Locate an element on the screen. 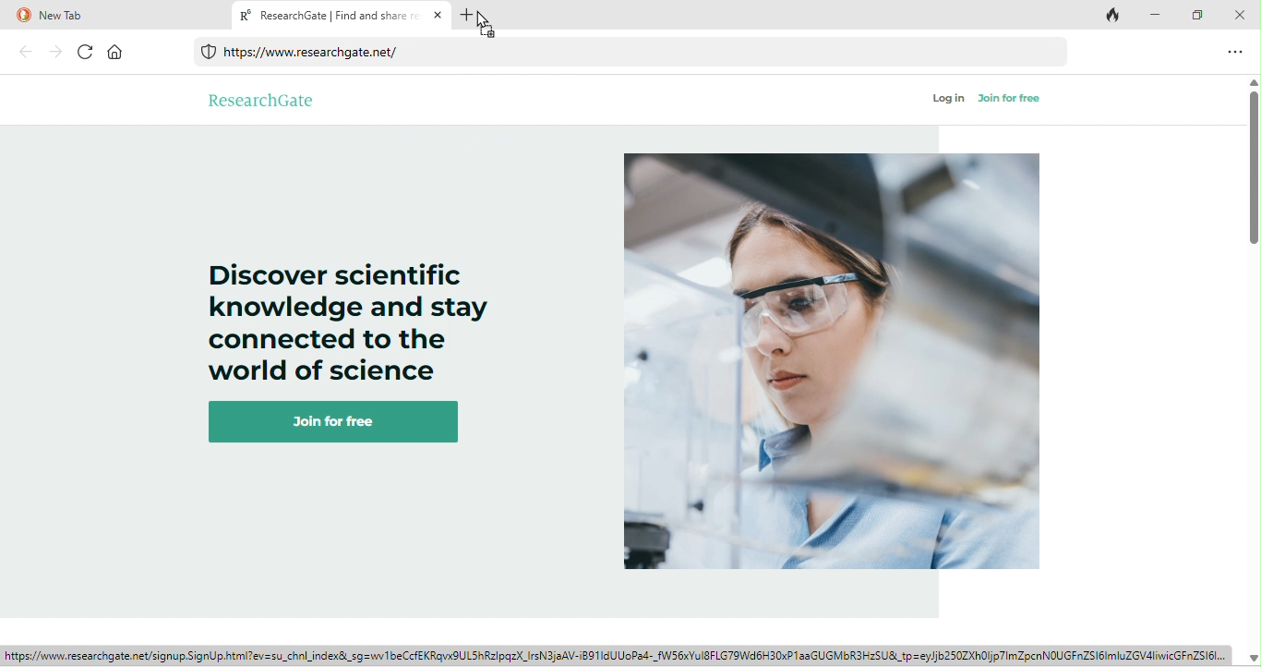 The width and height of the screenshot is (1261, 667). log in is located at coordinates (949, 99).